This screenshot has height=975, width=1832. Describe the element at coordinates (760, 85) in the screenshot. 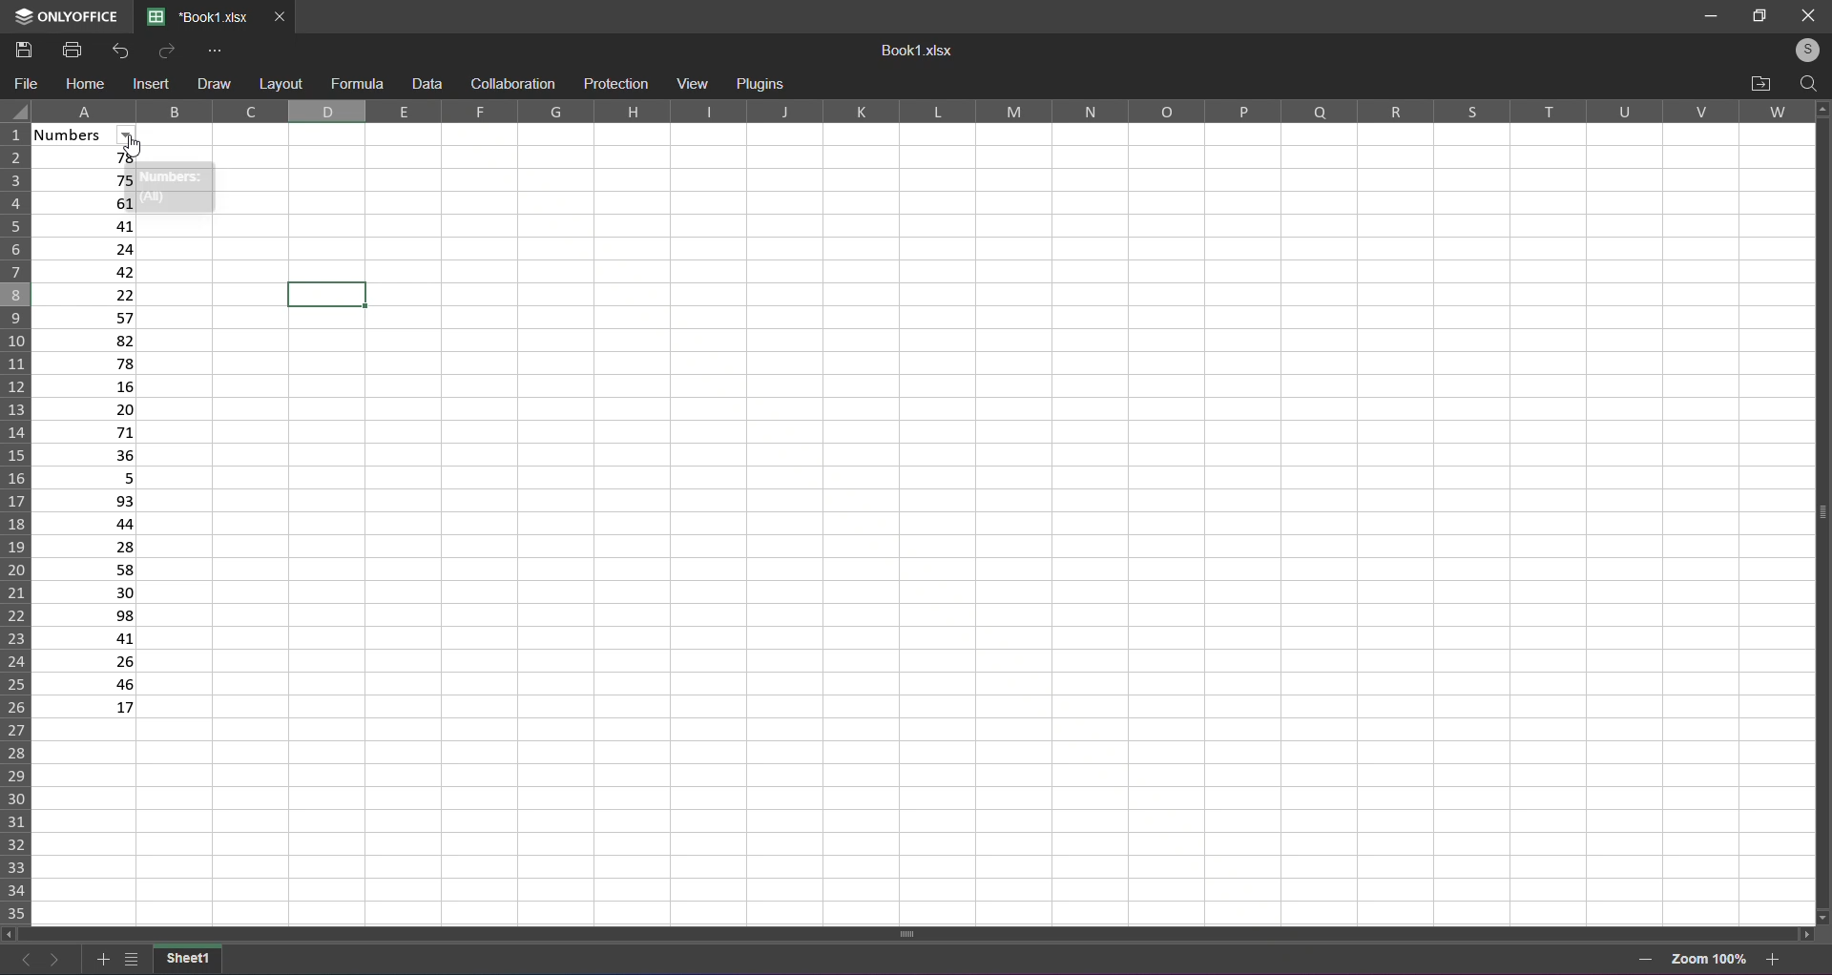

I see `plugins` at that location.